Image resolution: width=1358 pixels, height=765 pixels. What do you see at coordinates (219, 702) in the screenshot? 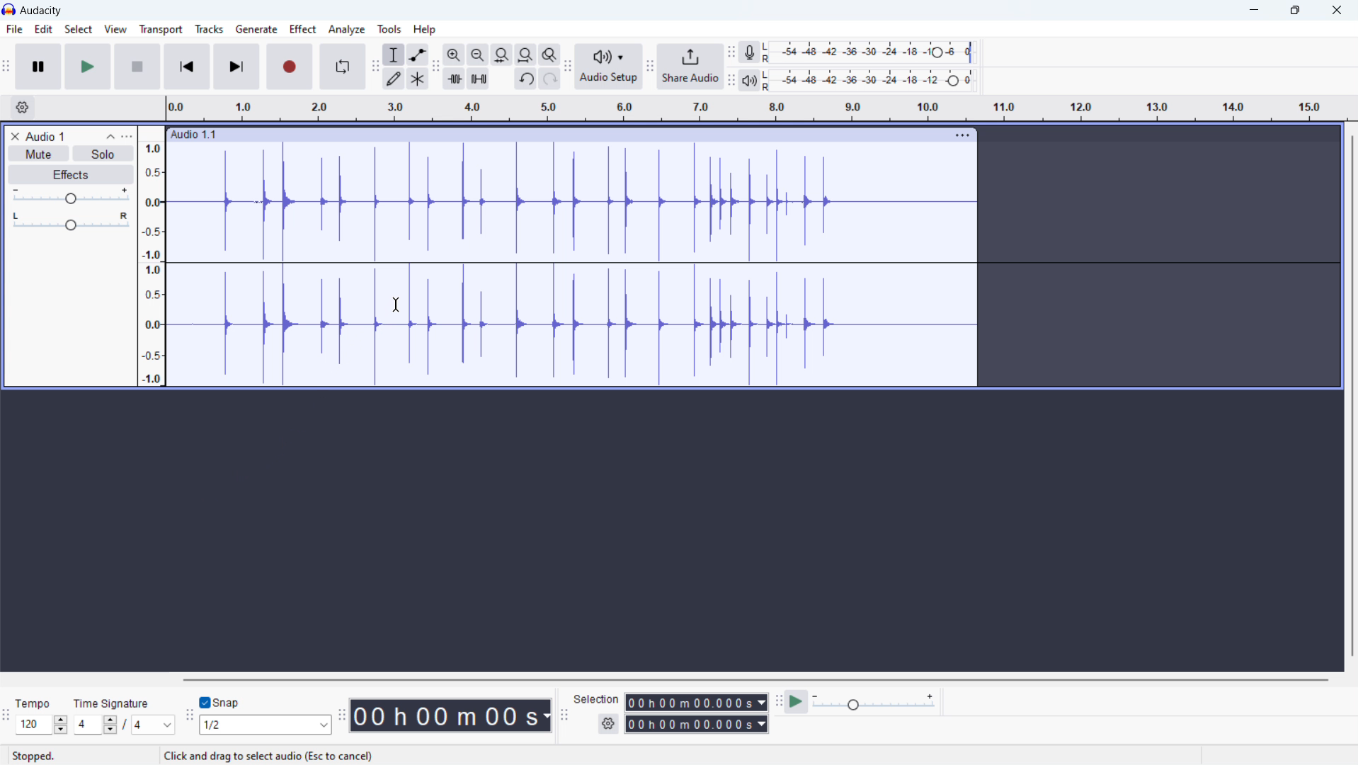
I see `toggle snap` at bounding box center [219, 702].